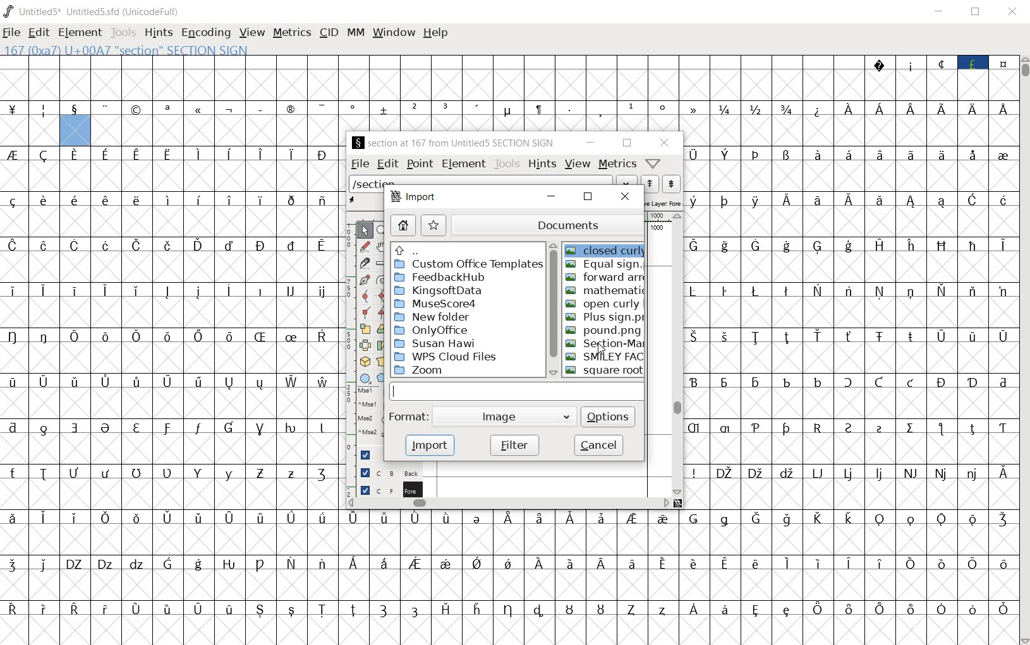  What do you see at coordinates (976, 13) in the screenshot?
I see `RESTORE DOWN` at bounding box center [976, 13].